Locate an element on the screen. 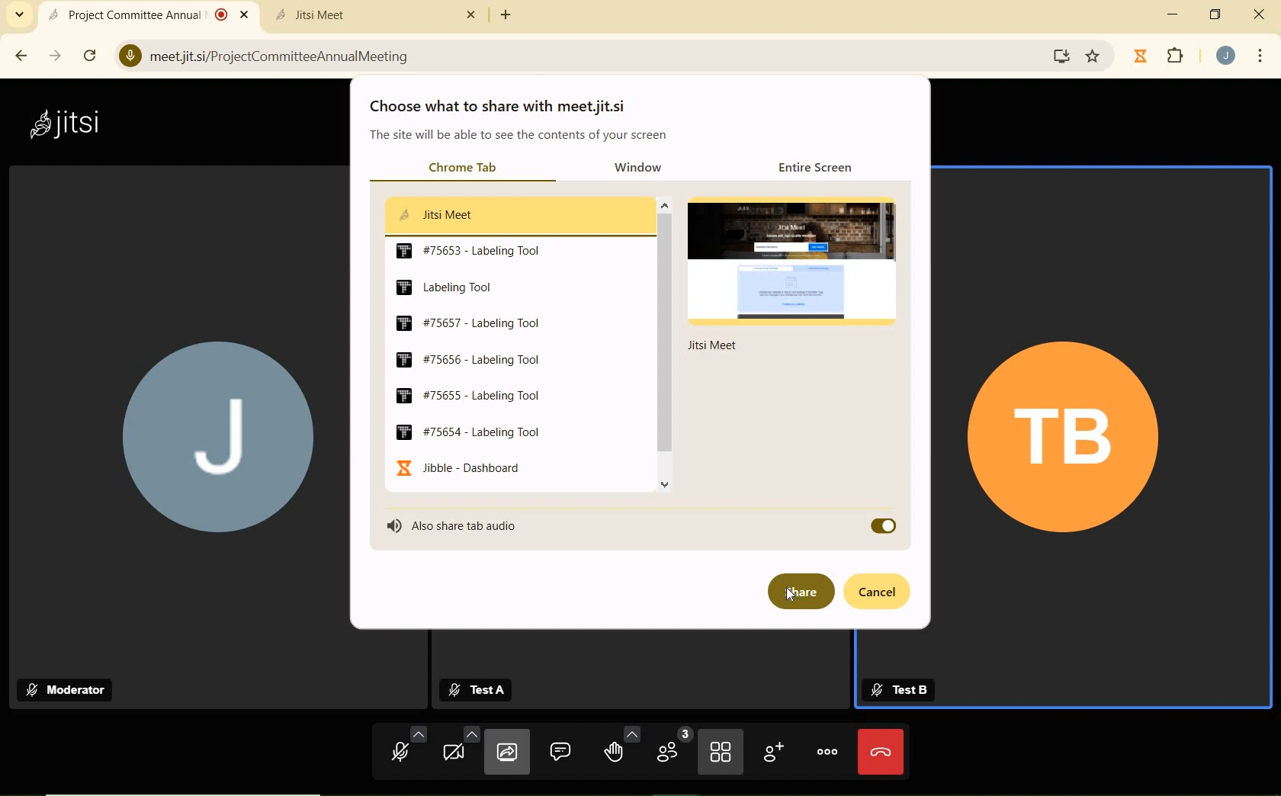 Image resolution: width=1281 pixels, height=796 pixels. back is located at coordinates (24, 56).